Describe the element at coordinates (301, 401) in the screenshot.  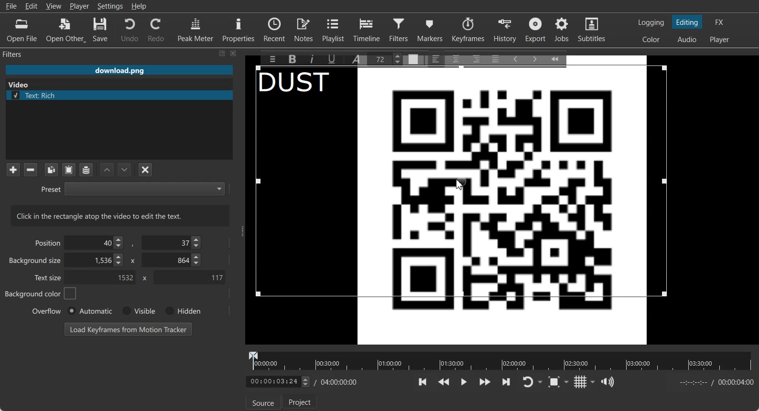
I see `Project` at that location.